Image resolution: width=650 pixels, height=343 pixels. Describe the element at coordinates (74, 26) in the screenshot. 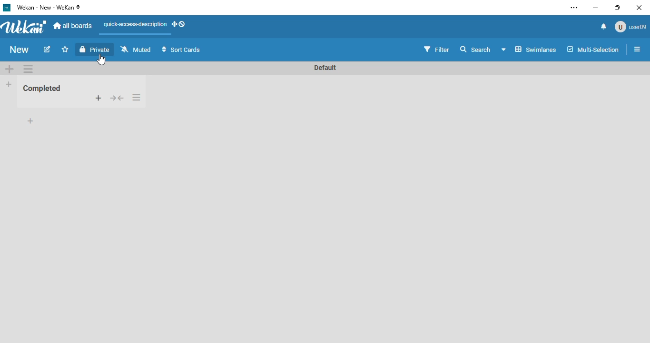

I see `all-boards` at that location.